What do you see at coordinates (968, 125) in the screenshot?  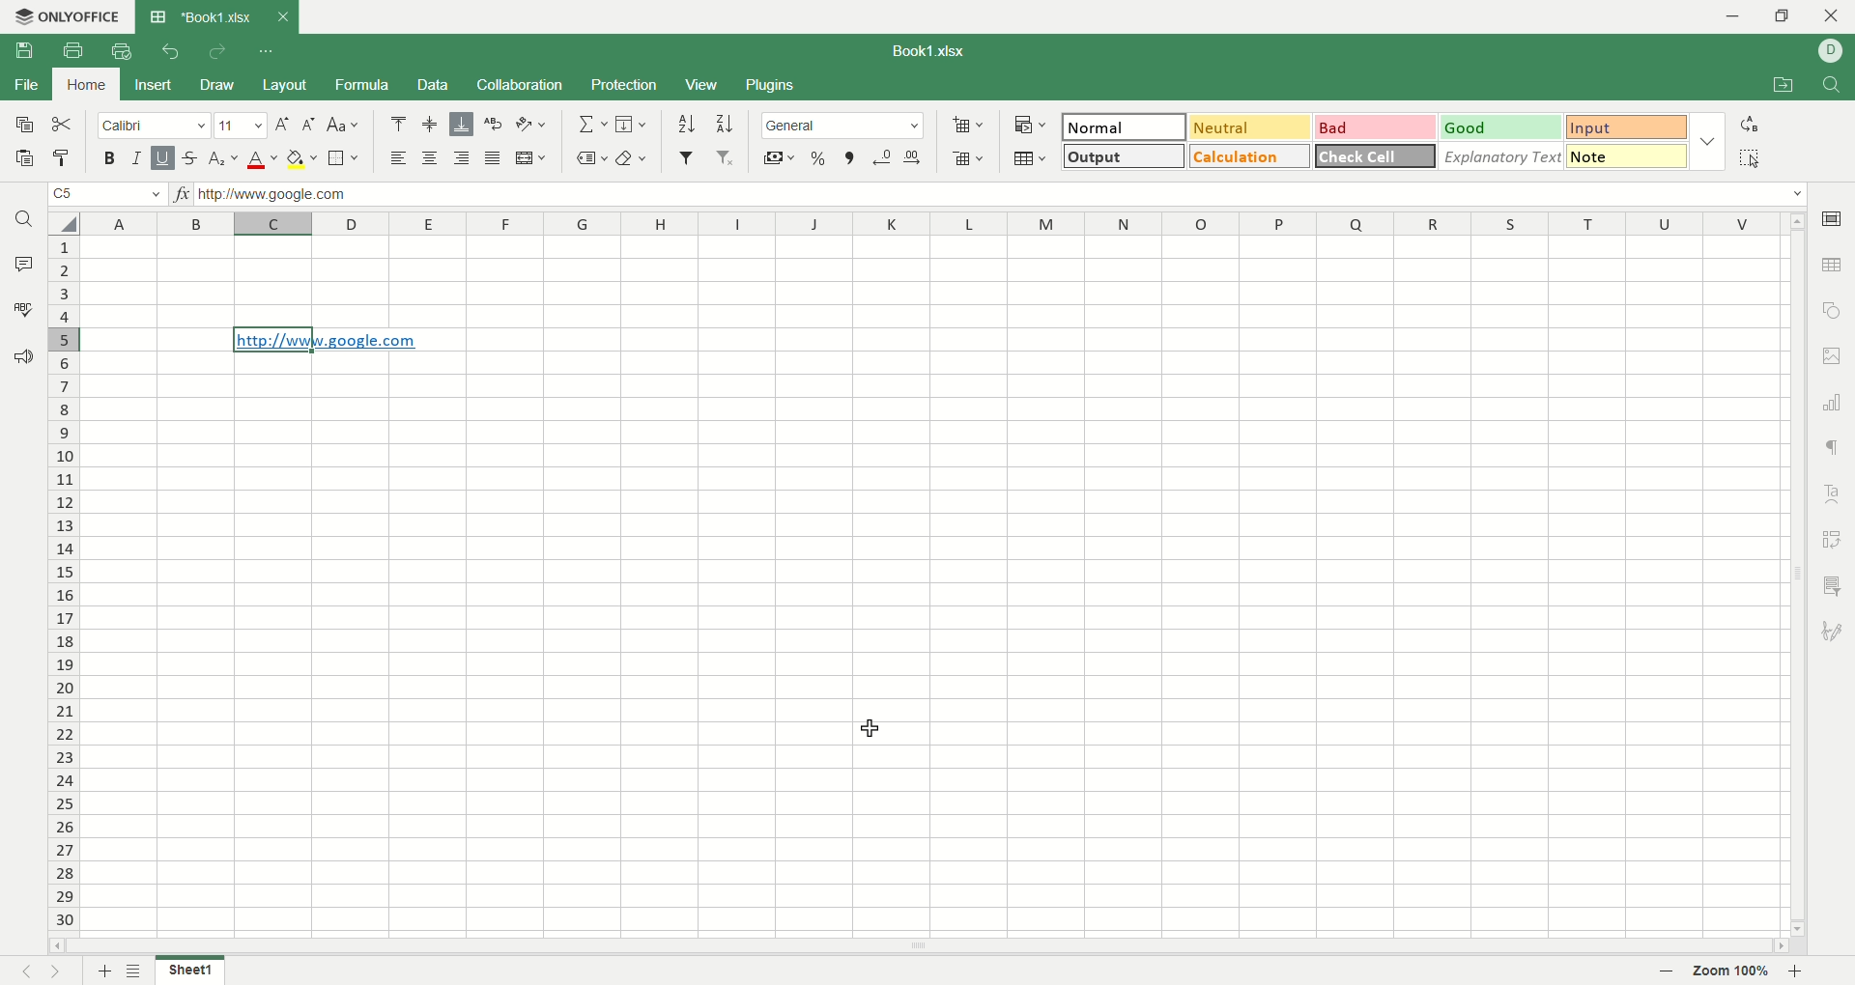 I see `add cell` at bounding box center [968, 125].